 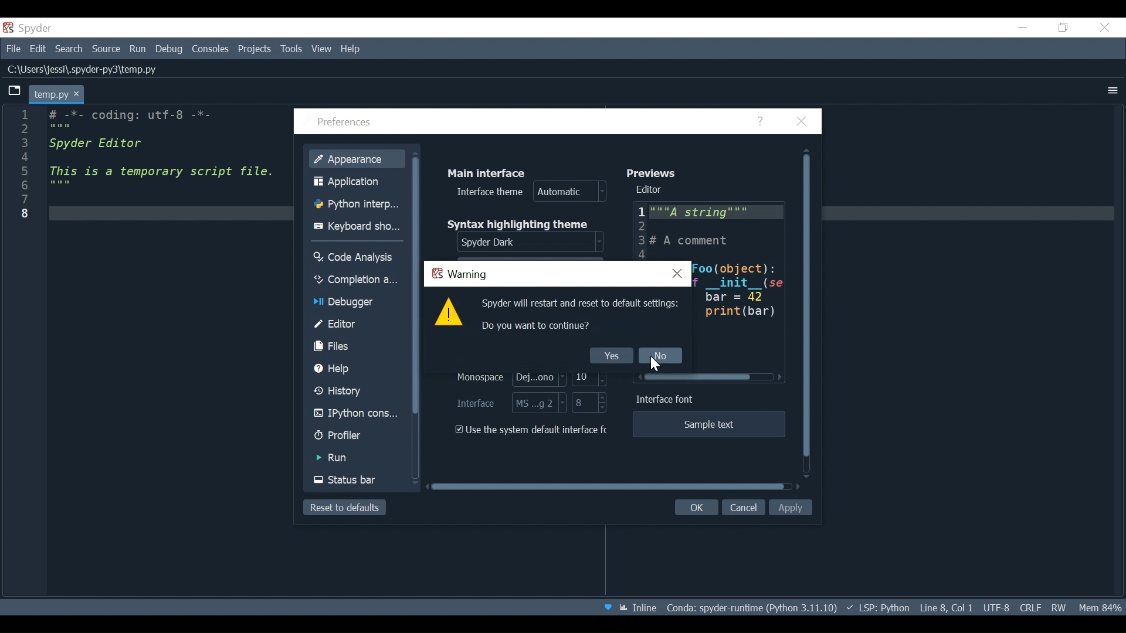 What do you see at coordinates (659, 366) in the screenshot?
I see `Cursor` at bounding box center [659, 366].